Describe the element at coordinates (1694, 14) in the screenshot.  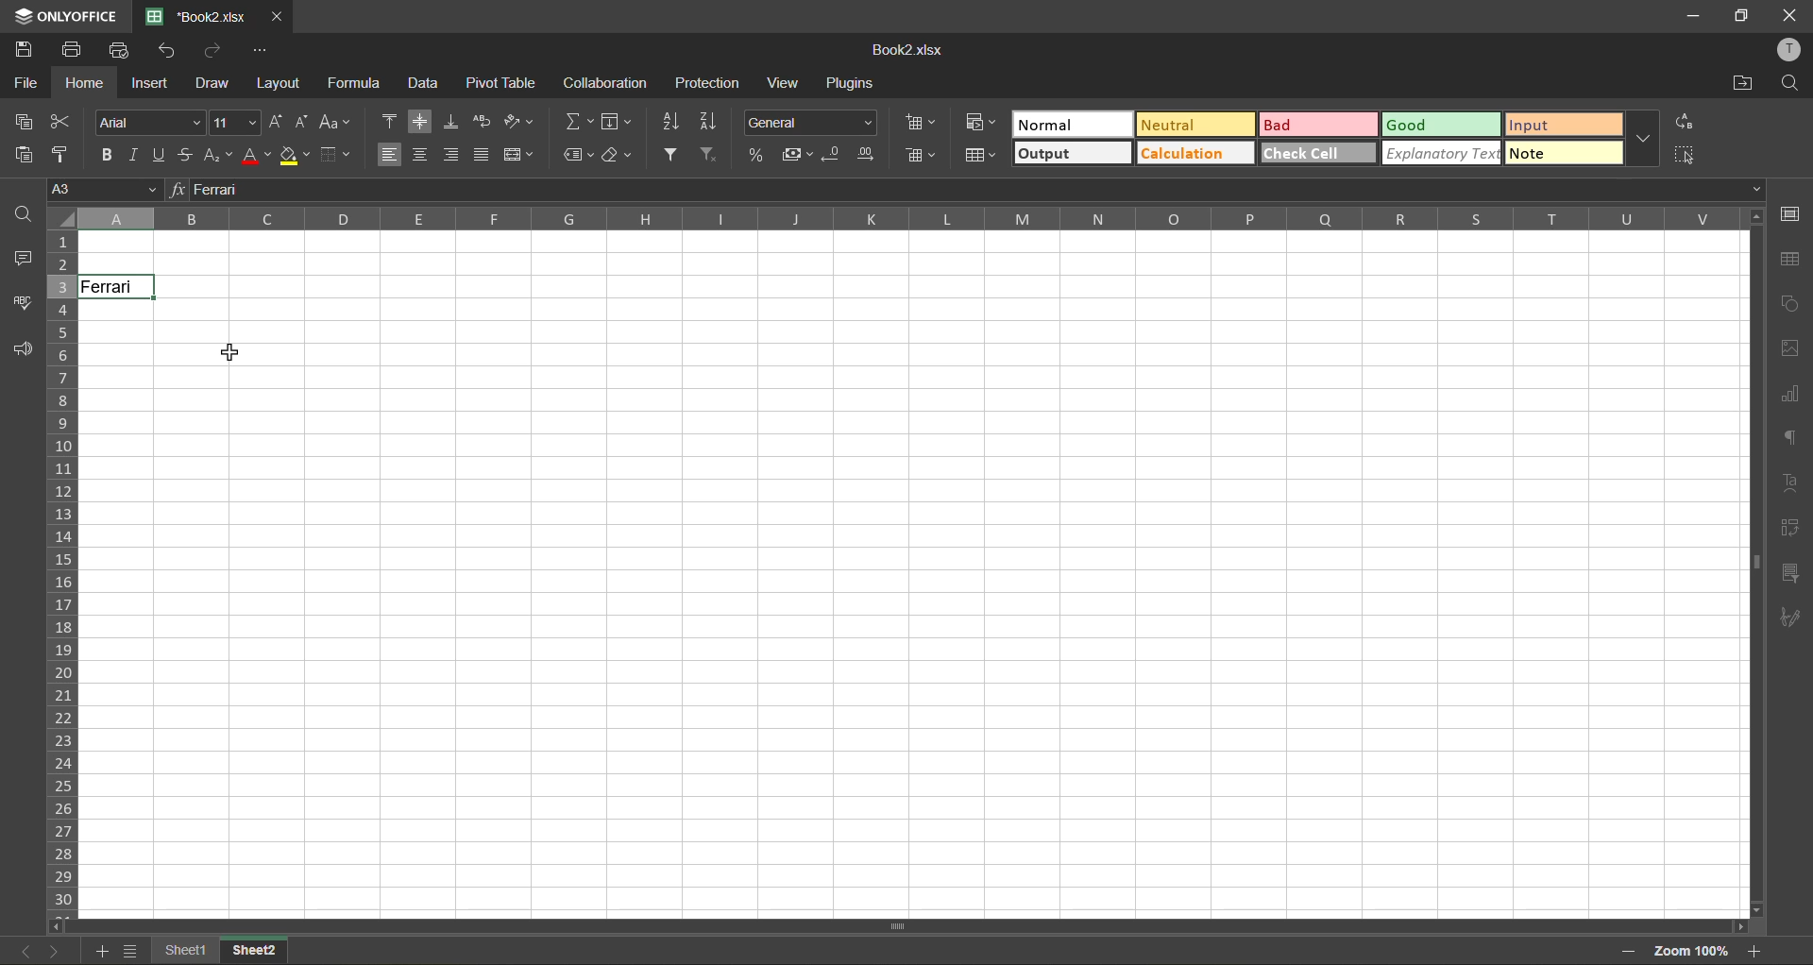
I see `minimize` at that location.